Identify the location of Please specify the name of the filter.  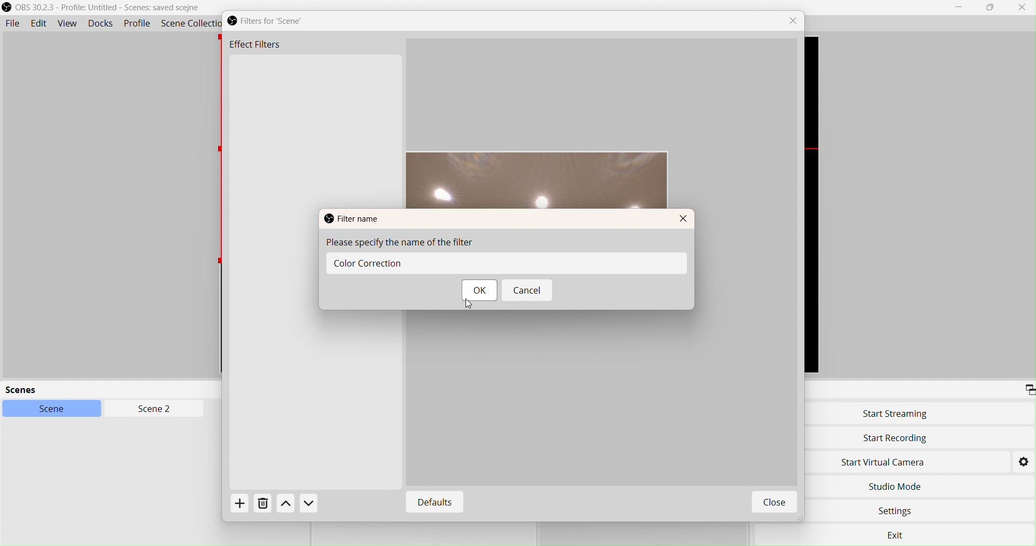
(408, 244).